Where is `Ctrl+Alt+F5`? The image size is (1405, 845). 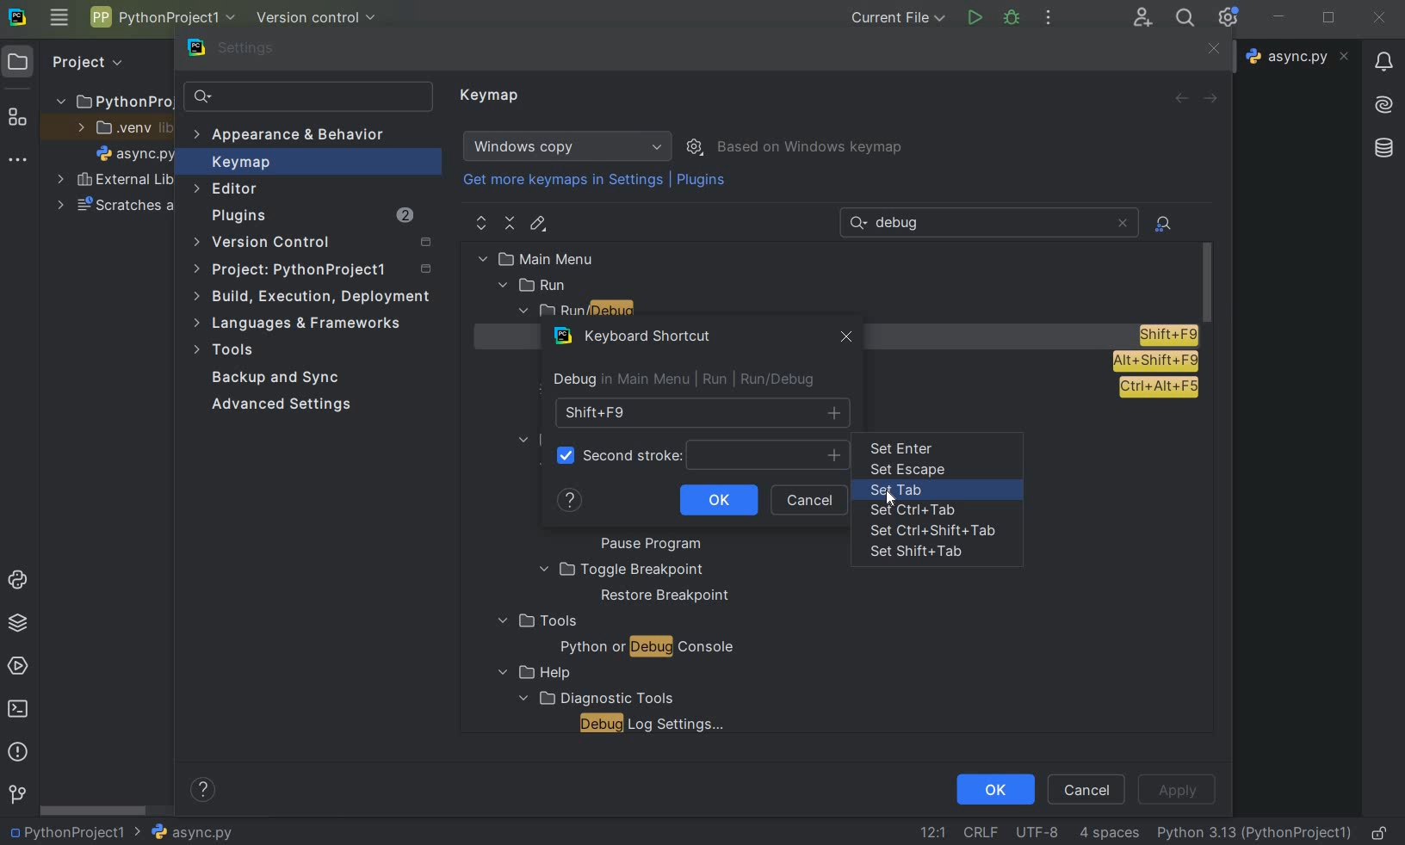 Ctrl+Alt+F5 is located at coordinates (1158, 388).